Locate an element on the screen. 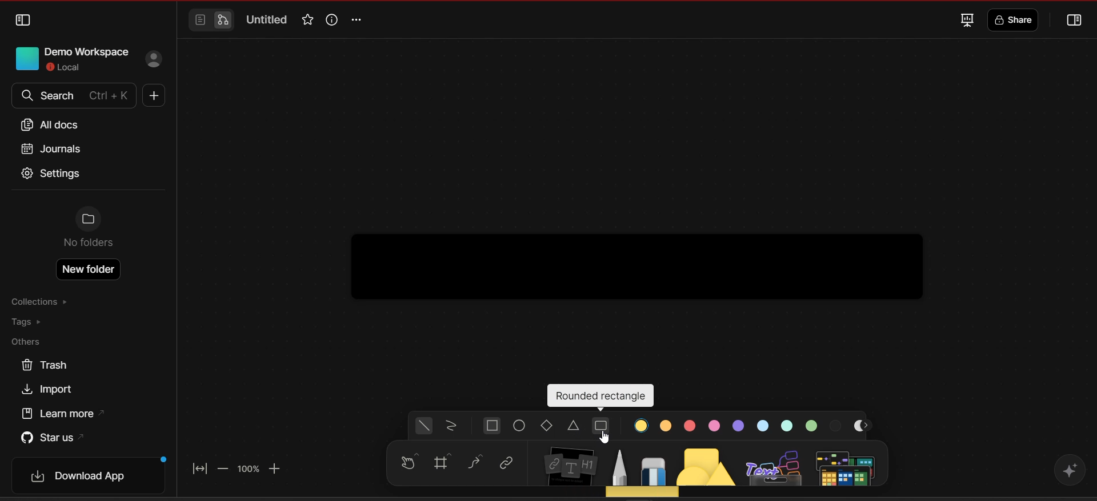 Image resolution: width=1097 pixels, height=501 pixels. general is located at coordinates (425, 426).